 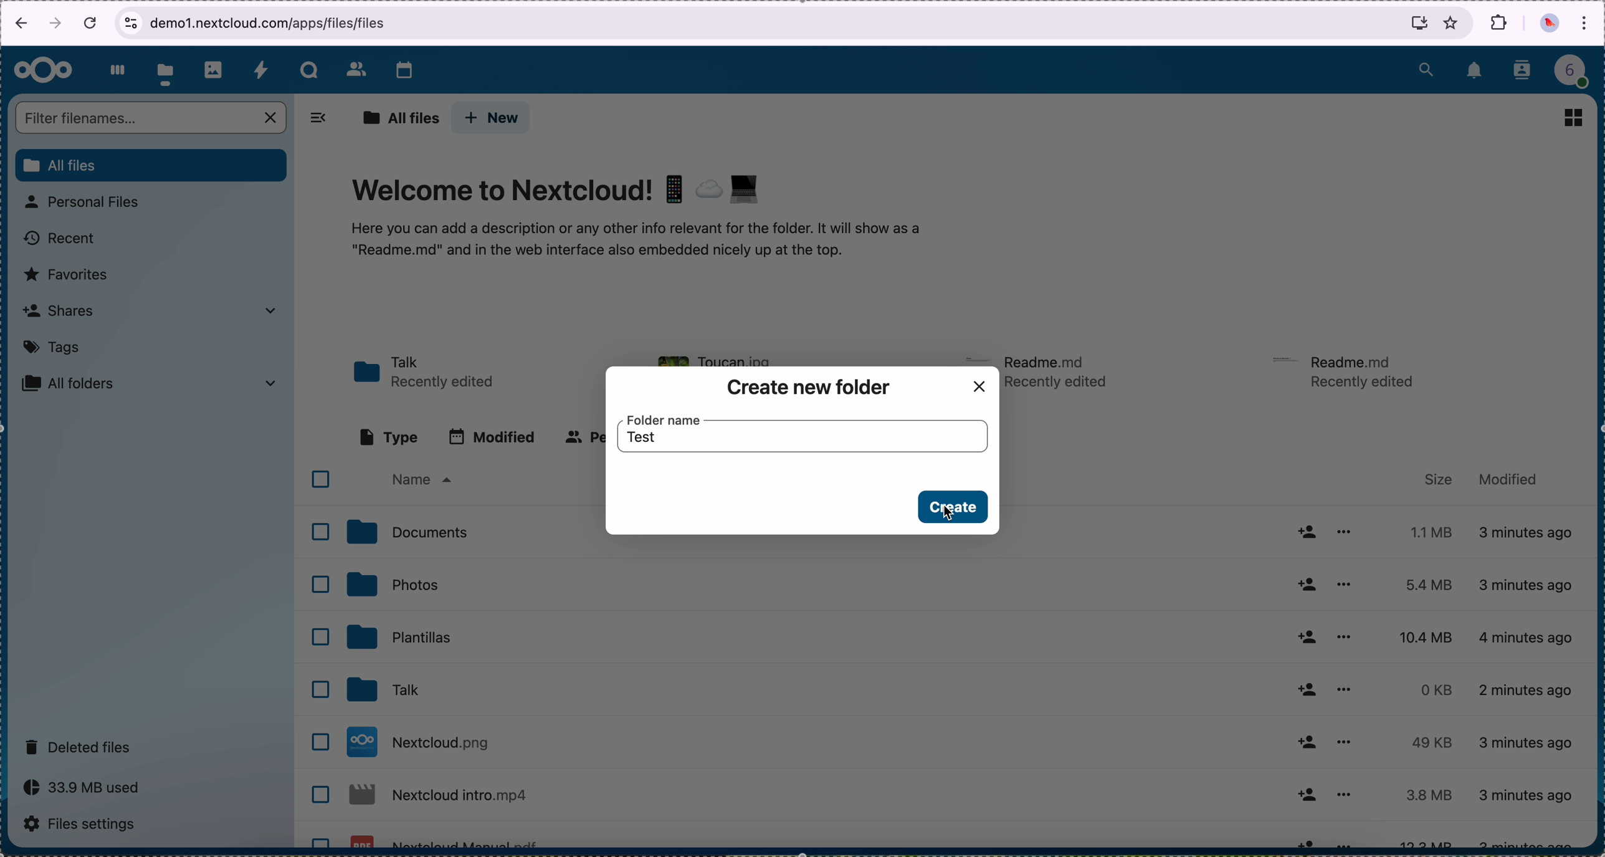 I want to click on calendar, so click(x=404, y=72).